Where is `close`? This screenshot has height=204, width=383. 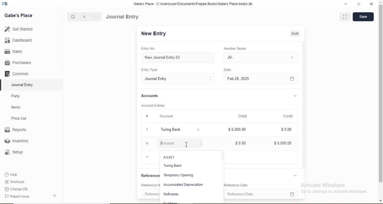 close is located at coordinates (372, 4).